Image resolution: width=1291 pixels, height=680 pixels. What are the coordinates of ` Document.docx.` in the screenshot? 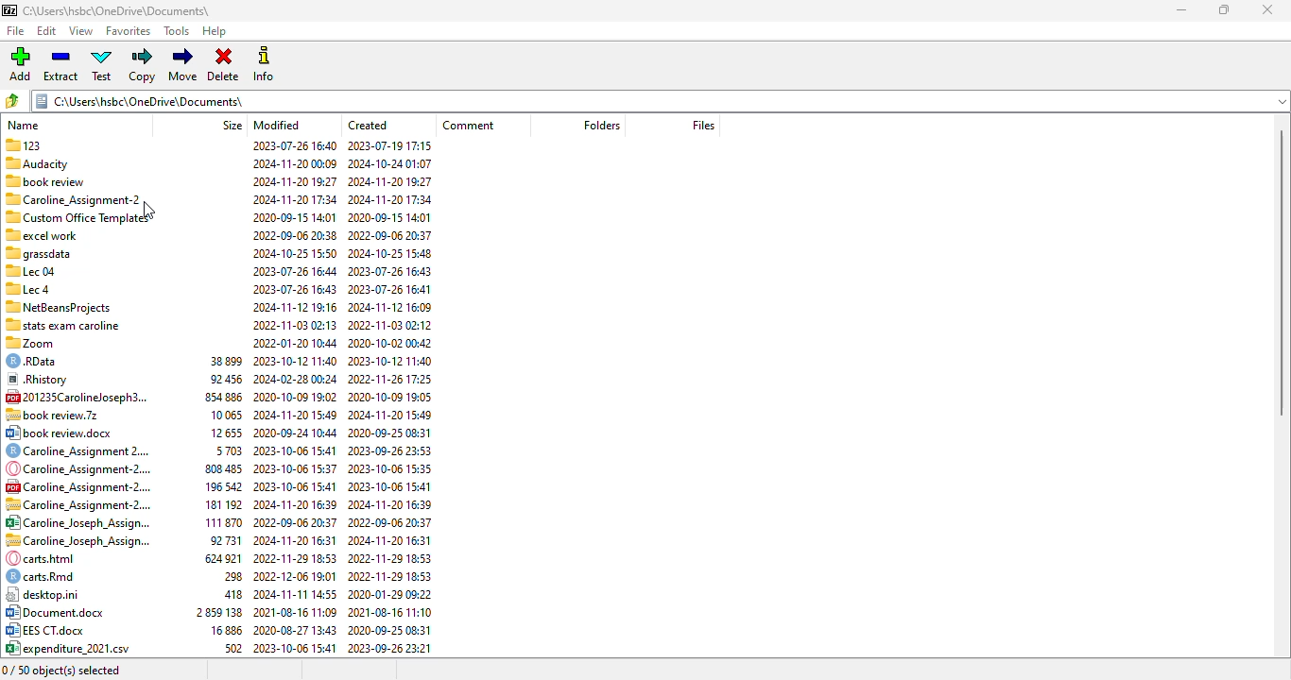 It's located at (59, 611).